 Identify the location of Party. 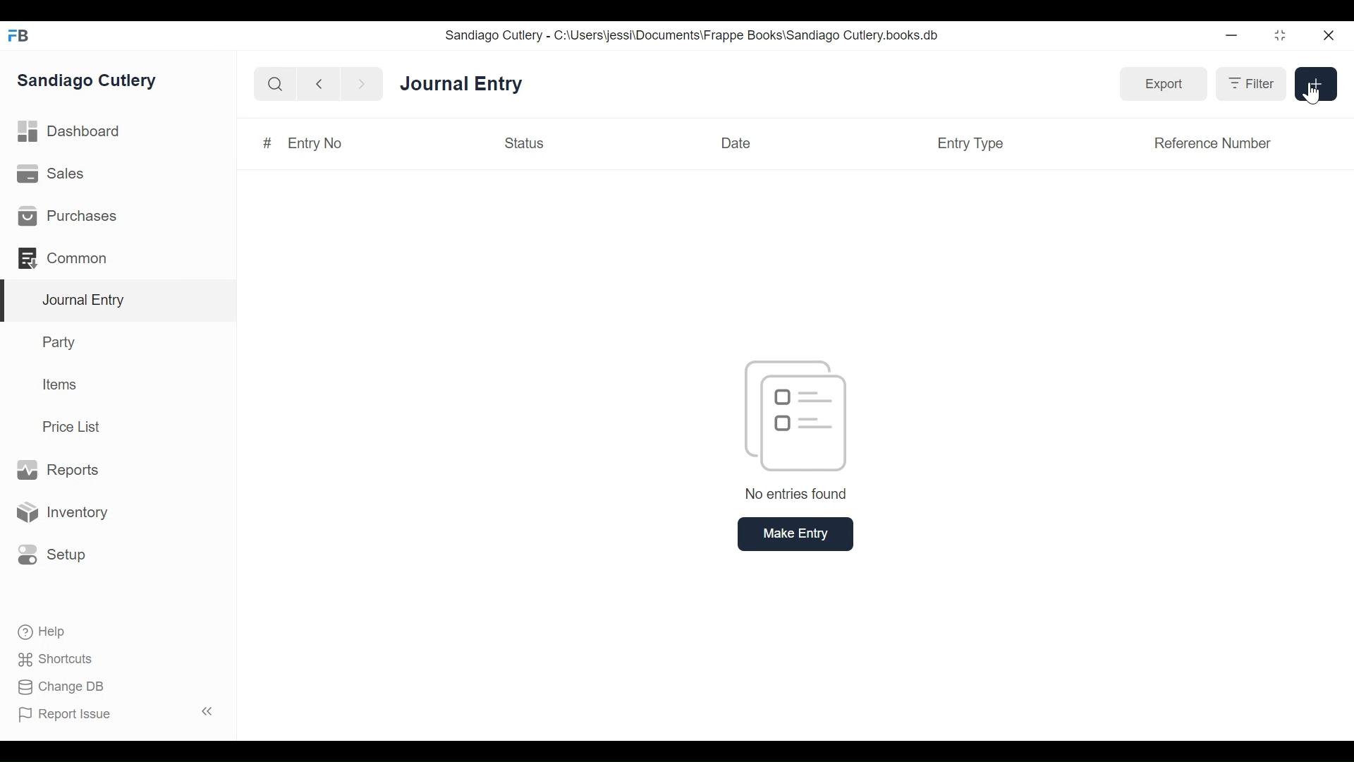
(62, 341).